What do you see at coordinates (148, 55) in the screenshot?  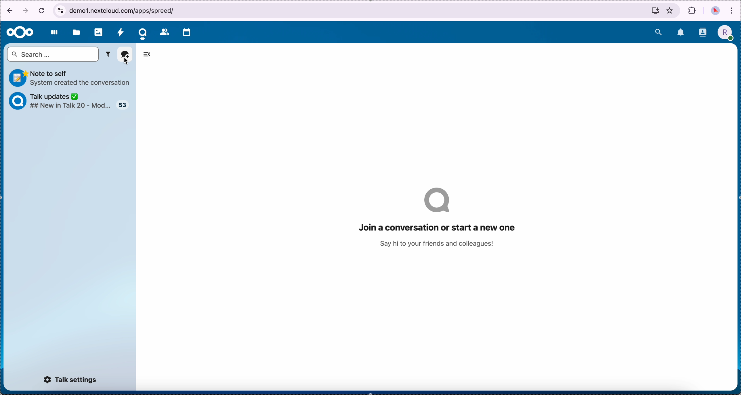 I see `hide tabs` at bounding box center [148, 55].